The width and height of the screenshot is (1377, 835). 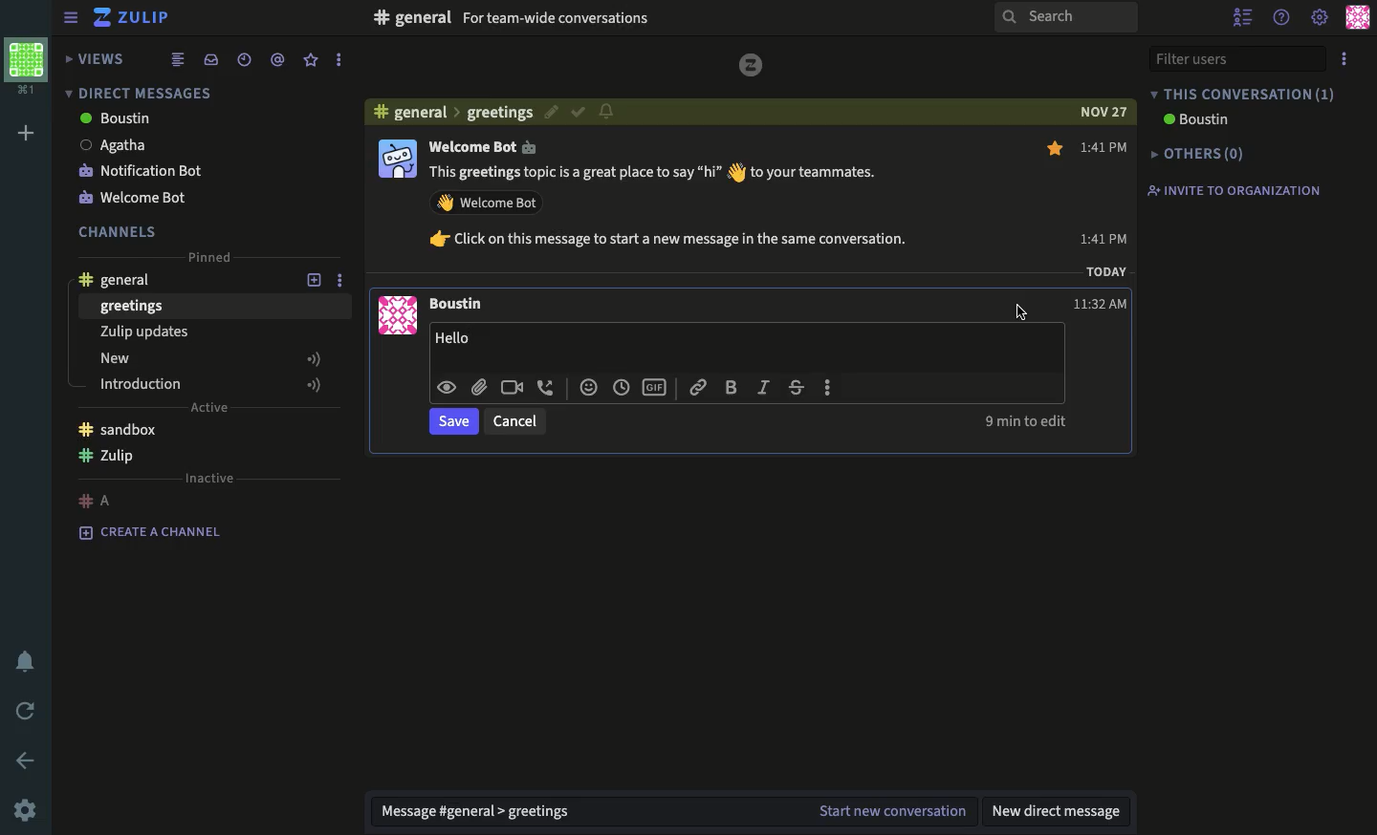 I want to click on time, so click(x=621, y=386).